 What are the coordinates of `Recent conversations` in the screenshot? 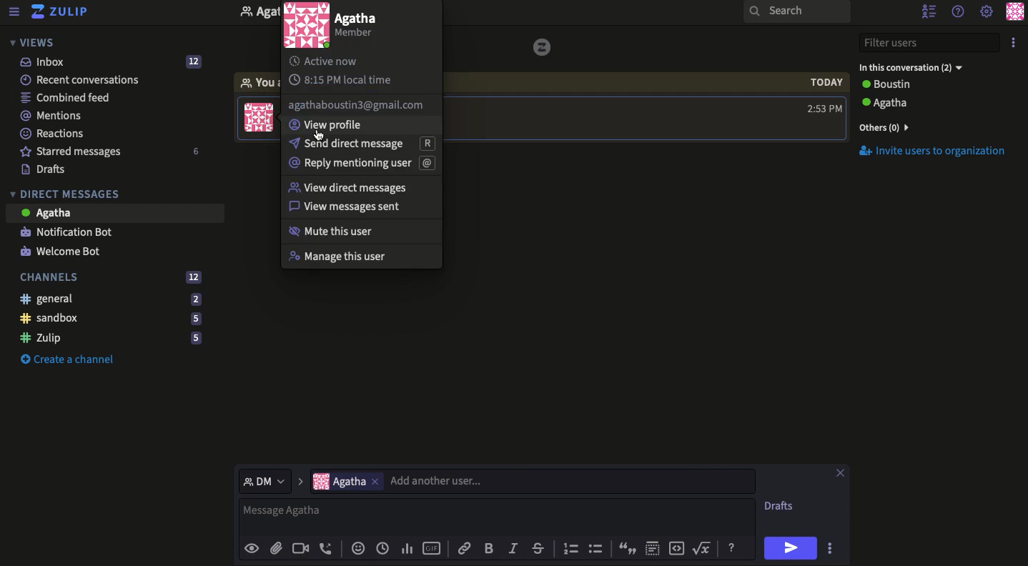 It's located at (85, 79).